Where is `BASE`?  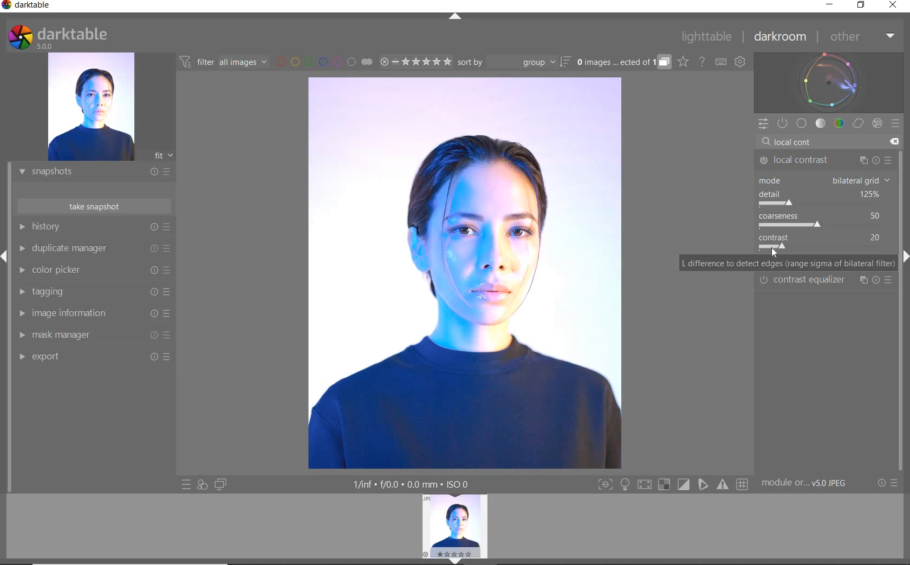 BASE is located at coordinates (802, 123).